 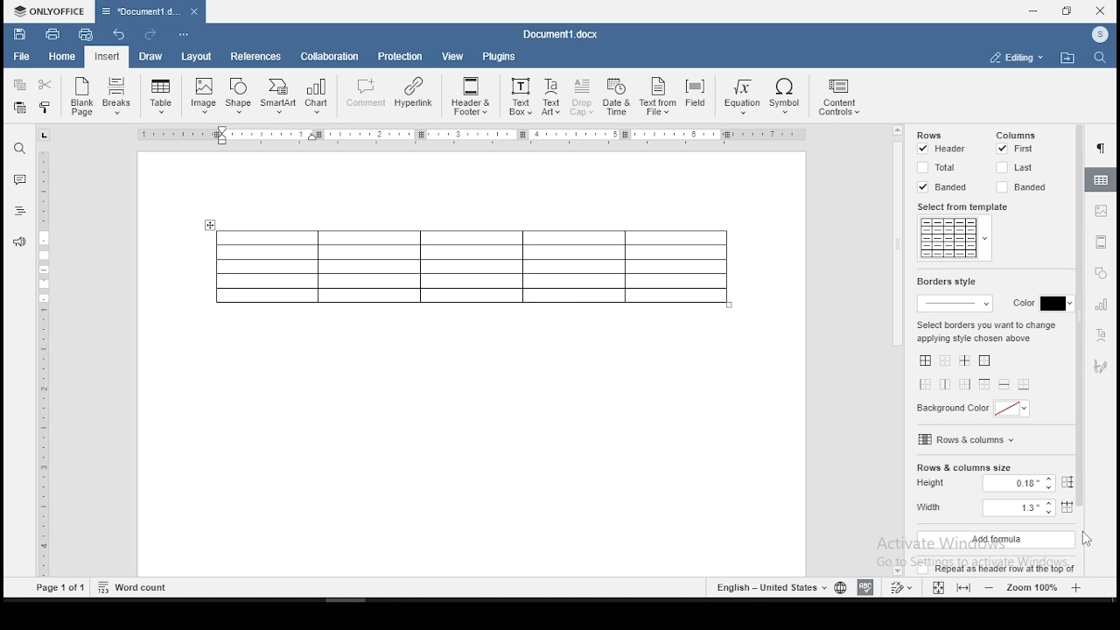 I want to click on copy, so click(x=20, y=85).